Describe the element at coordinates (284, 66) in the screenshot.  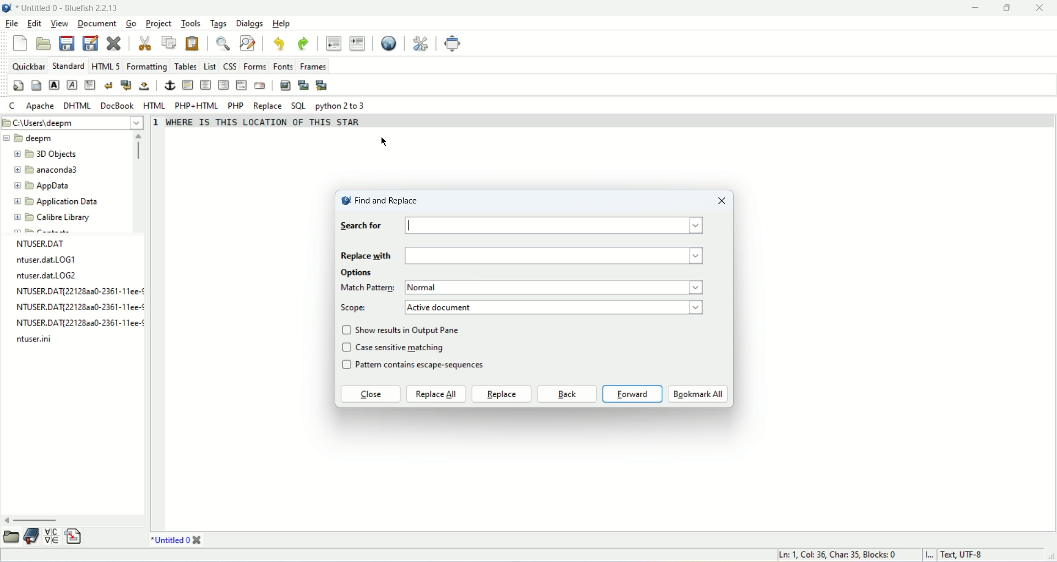
I see `fonts` at that location.